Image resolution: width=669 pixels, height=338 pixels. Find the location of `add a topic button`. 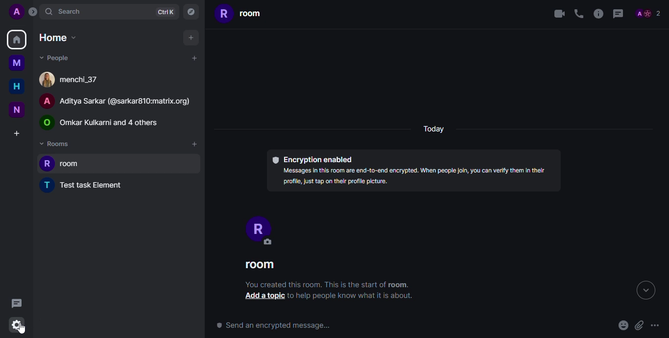

add a topic button is located at coordinates (263, 296).